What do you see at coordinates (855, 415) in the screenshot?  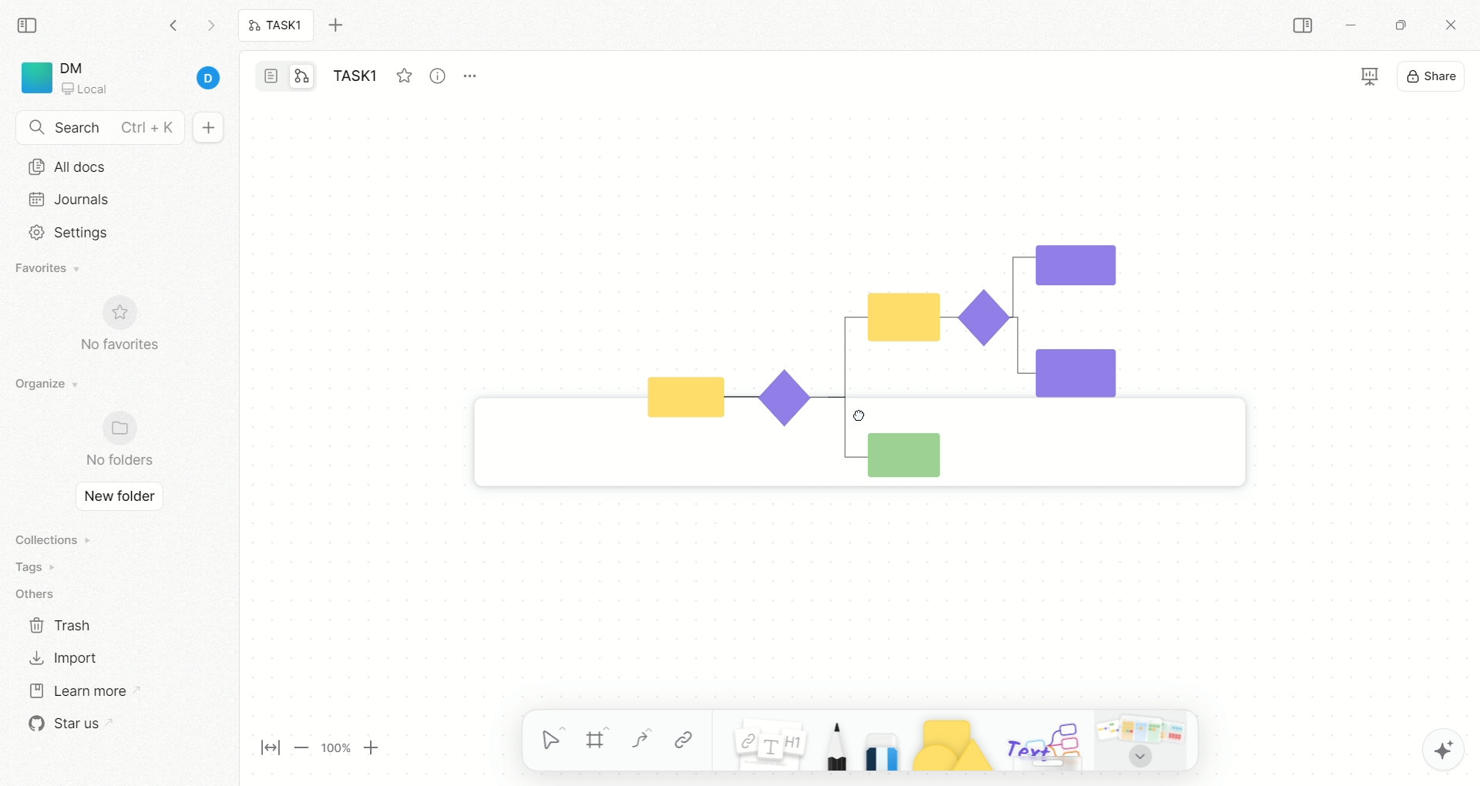 I see `cursor` at bounding box center [855, 415].